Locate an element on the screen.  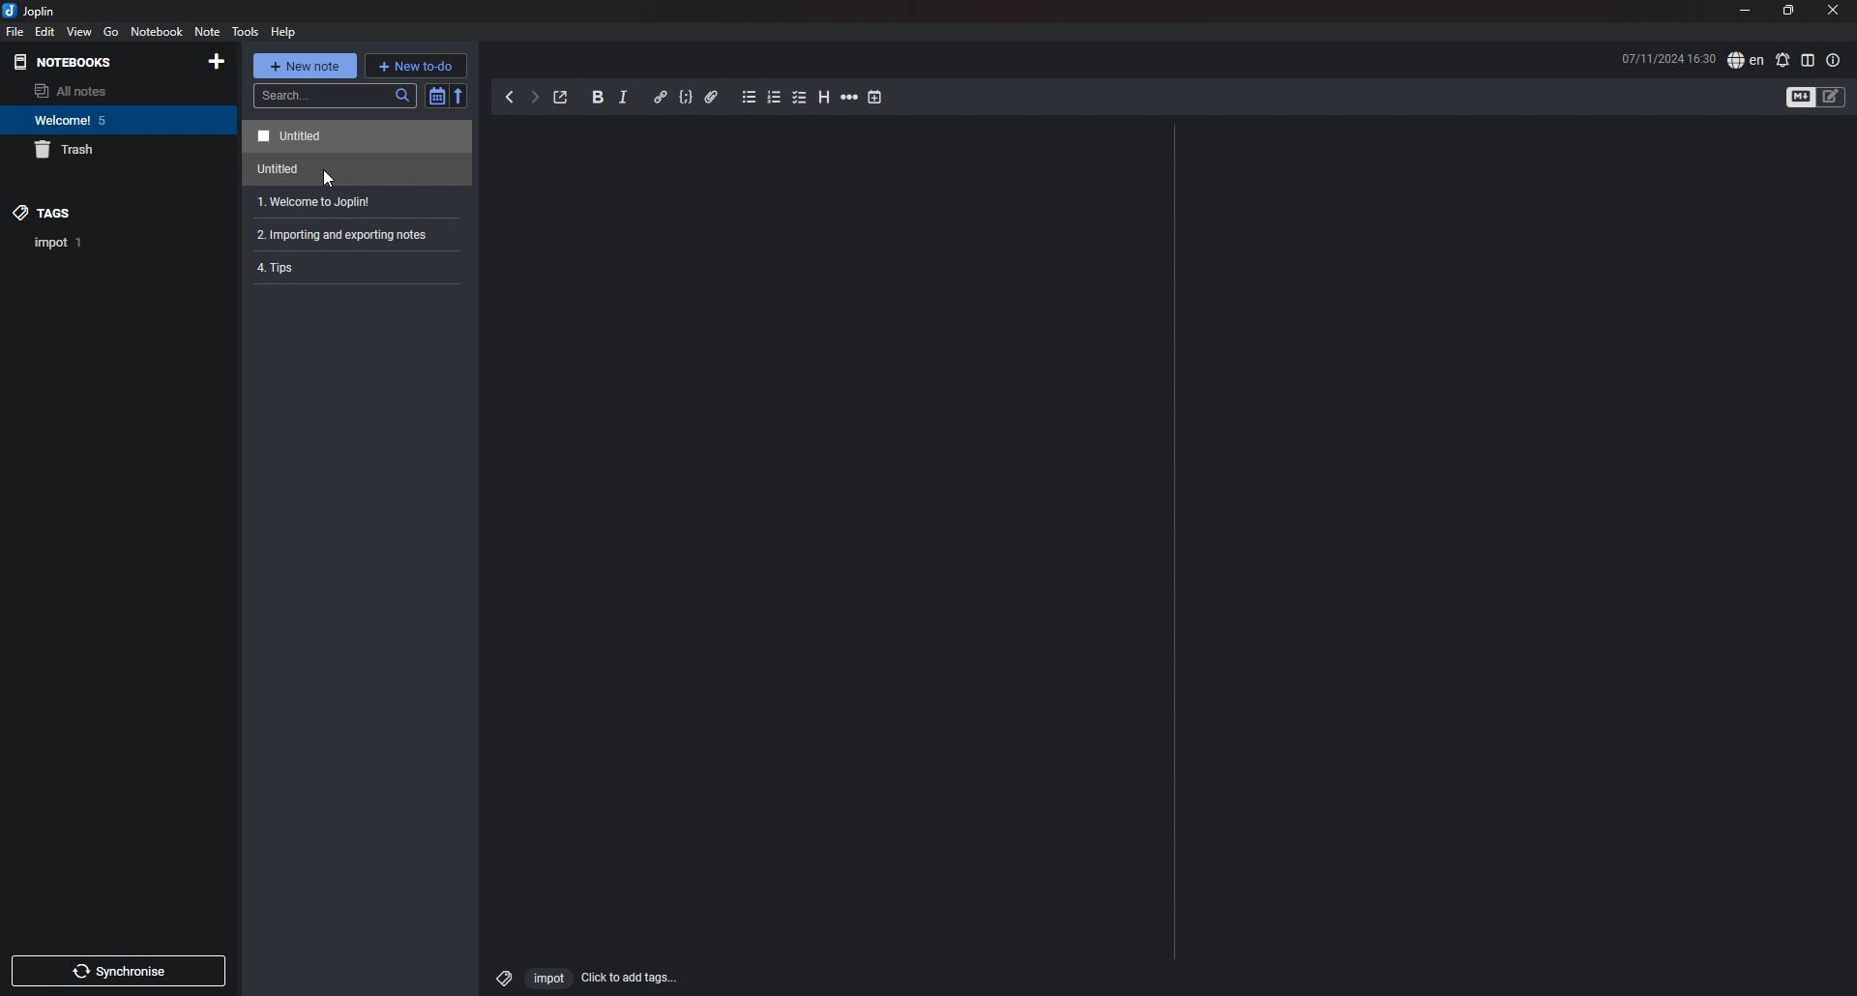
trash is located at coordinates (103, 151).